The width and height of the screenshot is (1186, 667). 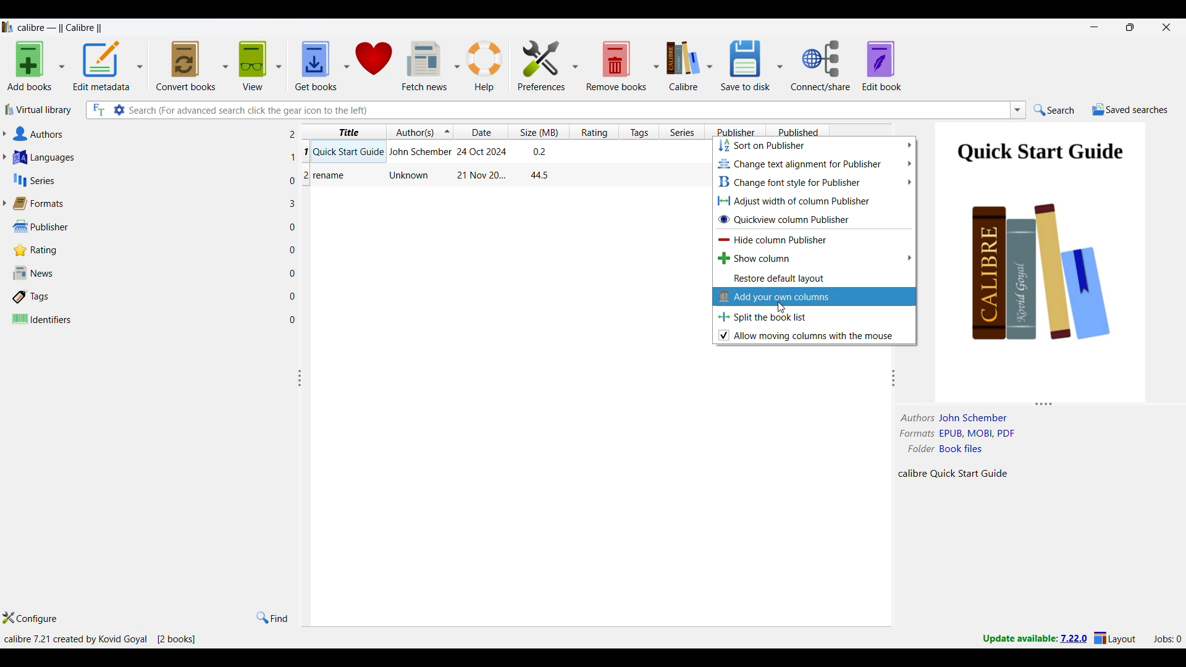 What do you see at coordinates (30, 618) in the screenshot?
I see `Configure` at bounding box center [30, 618].